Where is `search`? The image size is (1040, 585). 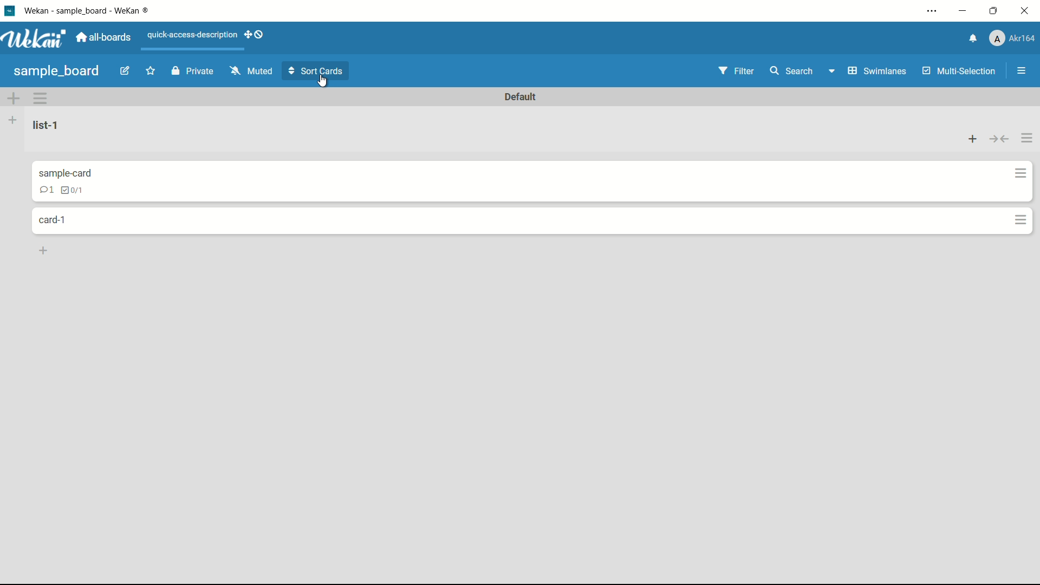 search is located at coordinates (791, 70).